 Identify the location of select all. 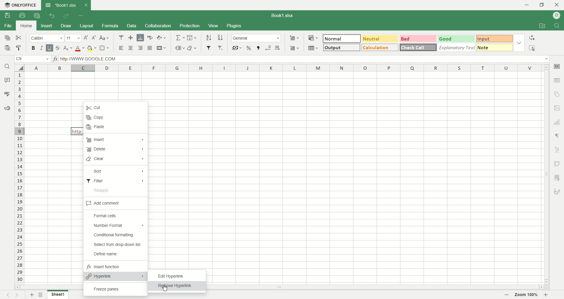
(533, 48).